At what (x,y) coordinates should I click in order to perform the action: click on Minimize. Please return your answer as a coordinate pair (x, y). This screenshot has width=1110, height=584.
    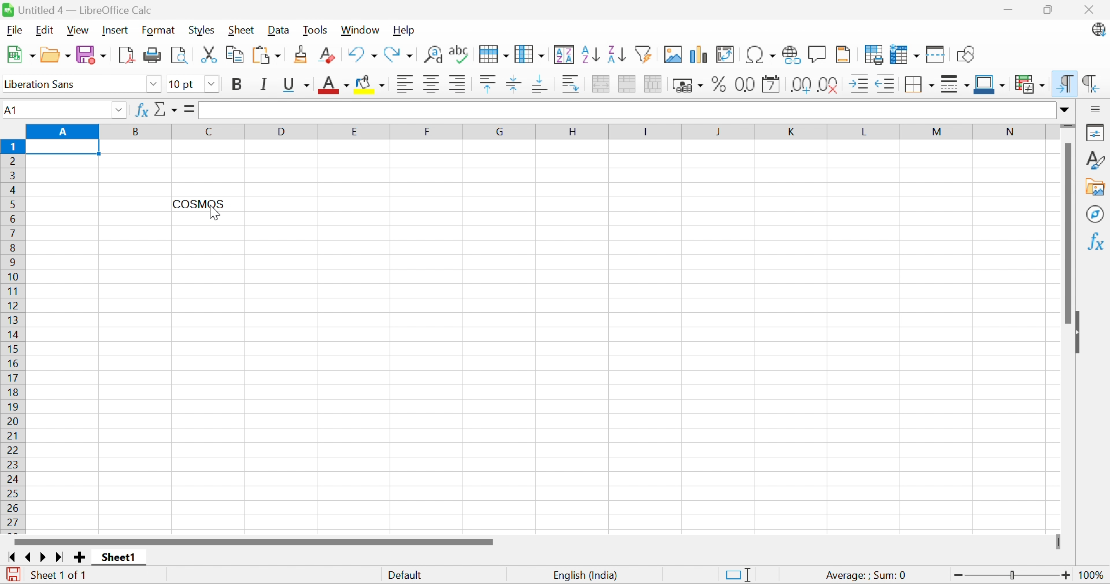
    Looking at the image, I should click on (1008, 9).